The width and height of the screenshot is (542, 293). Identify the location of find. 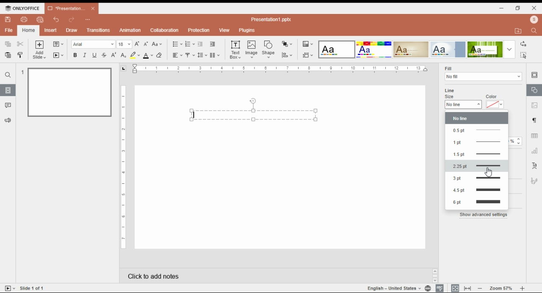
(534, 31).